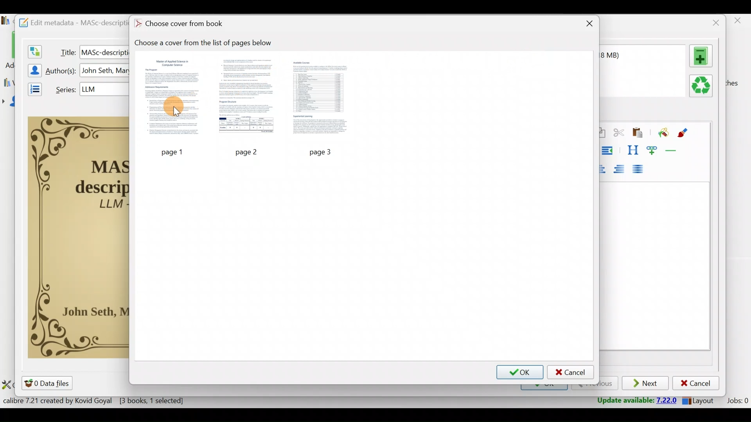 Image resolution: width=751 pixels, height=422 pixels. I want to click on Insert separator, so click(674, 150).